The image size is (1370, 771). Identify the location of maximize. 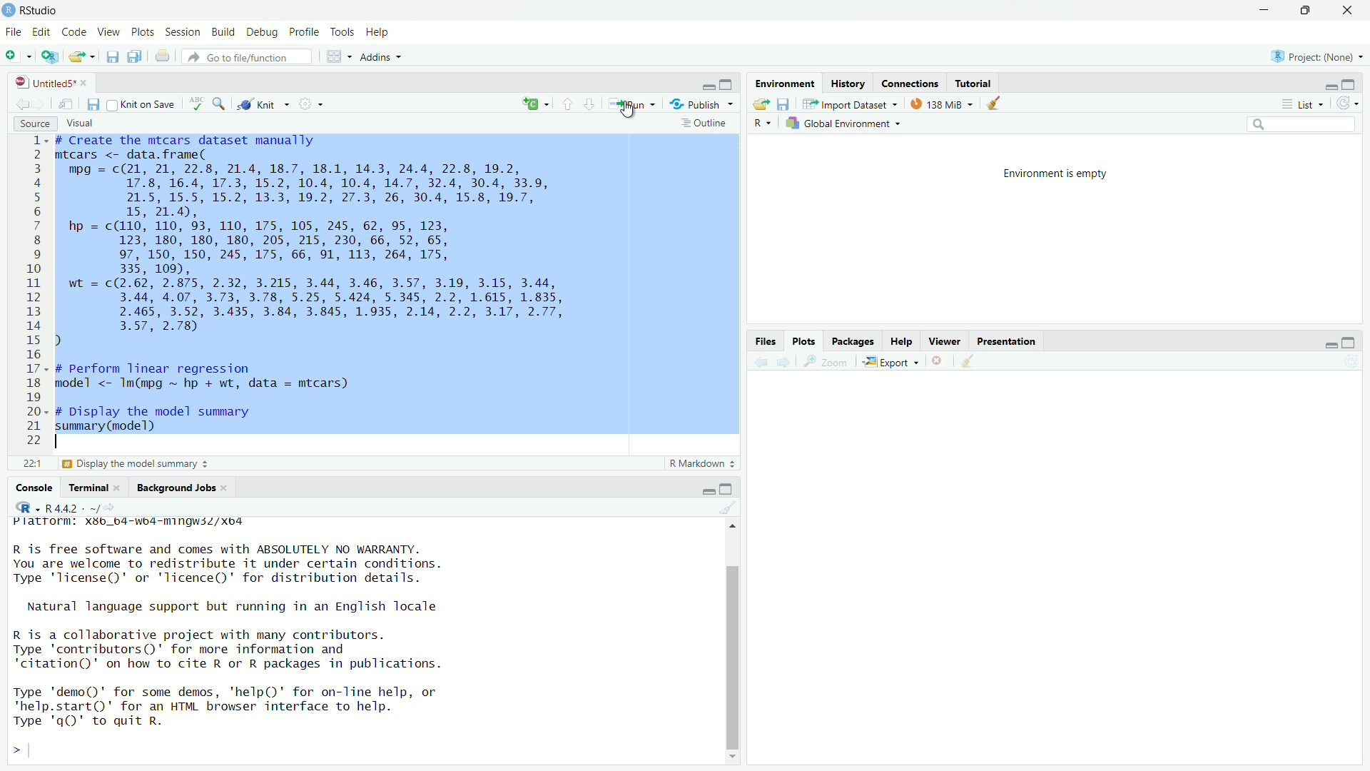
(729, 487).